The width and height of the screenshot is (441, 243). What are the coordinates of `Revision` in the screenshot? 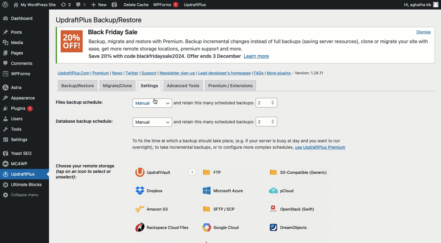 It's located at (66, 5).